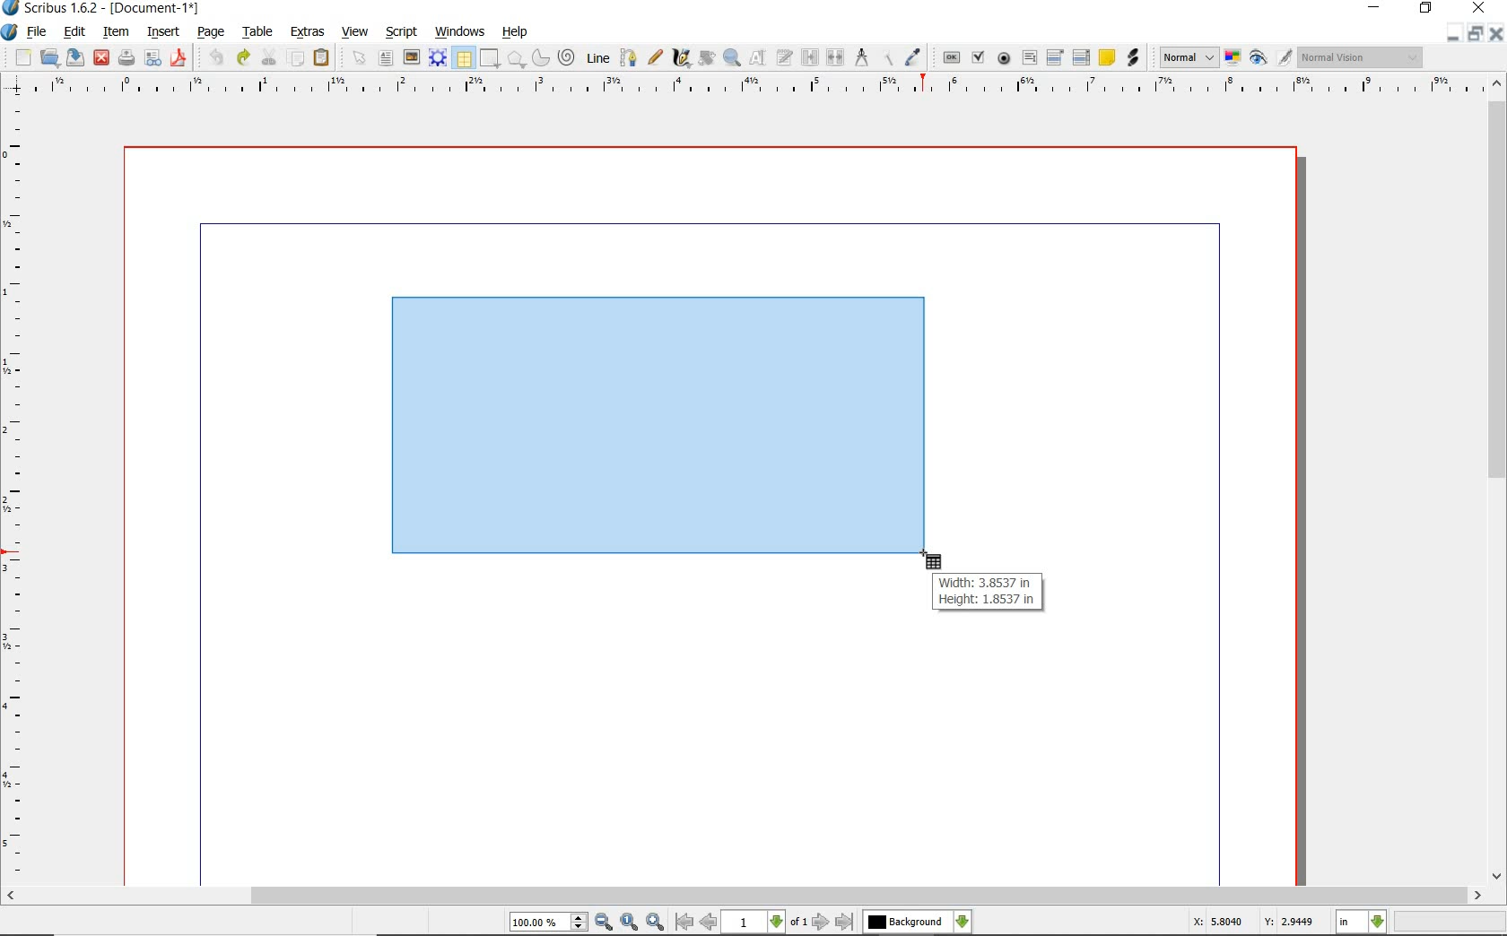 The width and height of the screenshot is (1507, 936). Describe the element at coordinates (661, 427) in the screenshot. I see `drawing table` at that location.